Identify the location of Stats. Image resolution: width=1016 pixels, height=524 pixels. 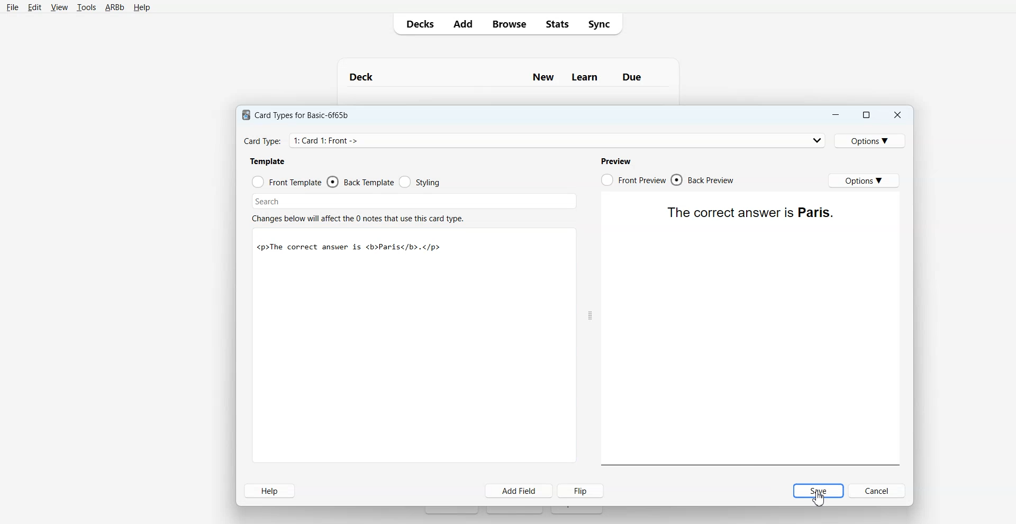
(555, 24).